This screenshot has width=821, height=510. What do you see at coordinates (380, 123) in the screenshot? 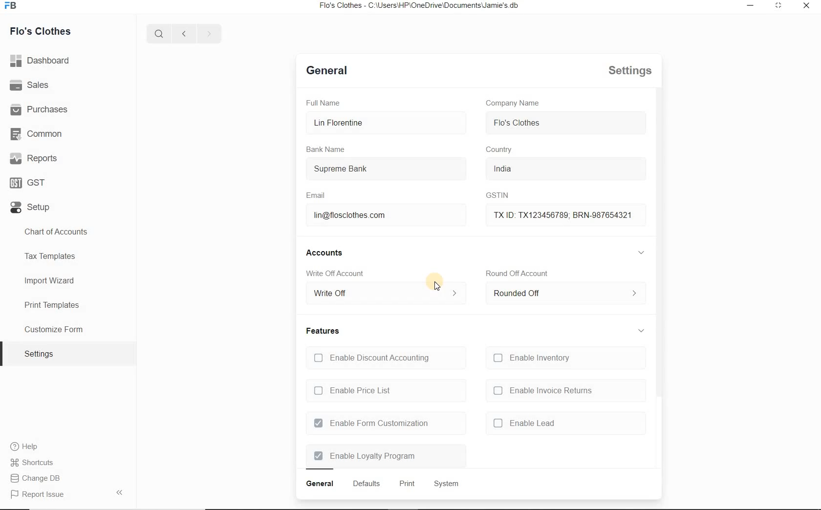
I see `Lin Florentine` at bounding box center [380, 123].